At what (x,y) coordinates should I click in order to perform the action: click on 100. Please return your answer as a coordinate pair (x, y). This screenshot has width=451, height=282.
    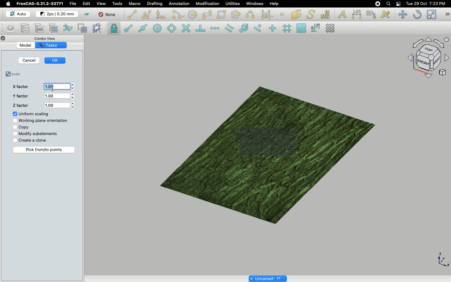
    Looking at the image, I should click on (61, 97).